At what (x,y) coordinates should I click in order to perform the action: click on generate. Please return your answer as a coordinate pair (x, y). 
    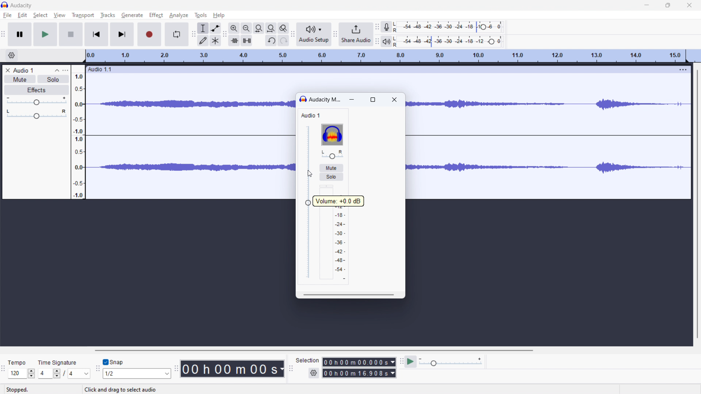
    Looking at the image, I should click on (132, 15).